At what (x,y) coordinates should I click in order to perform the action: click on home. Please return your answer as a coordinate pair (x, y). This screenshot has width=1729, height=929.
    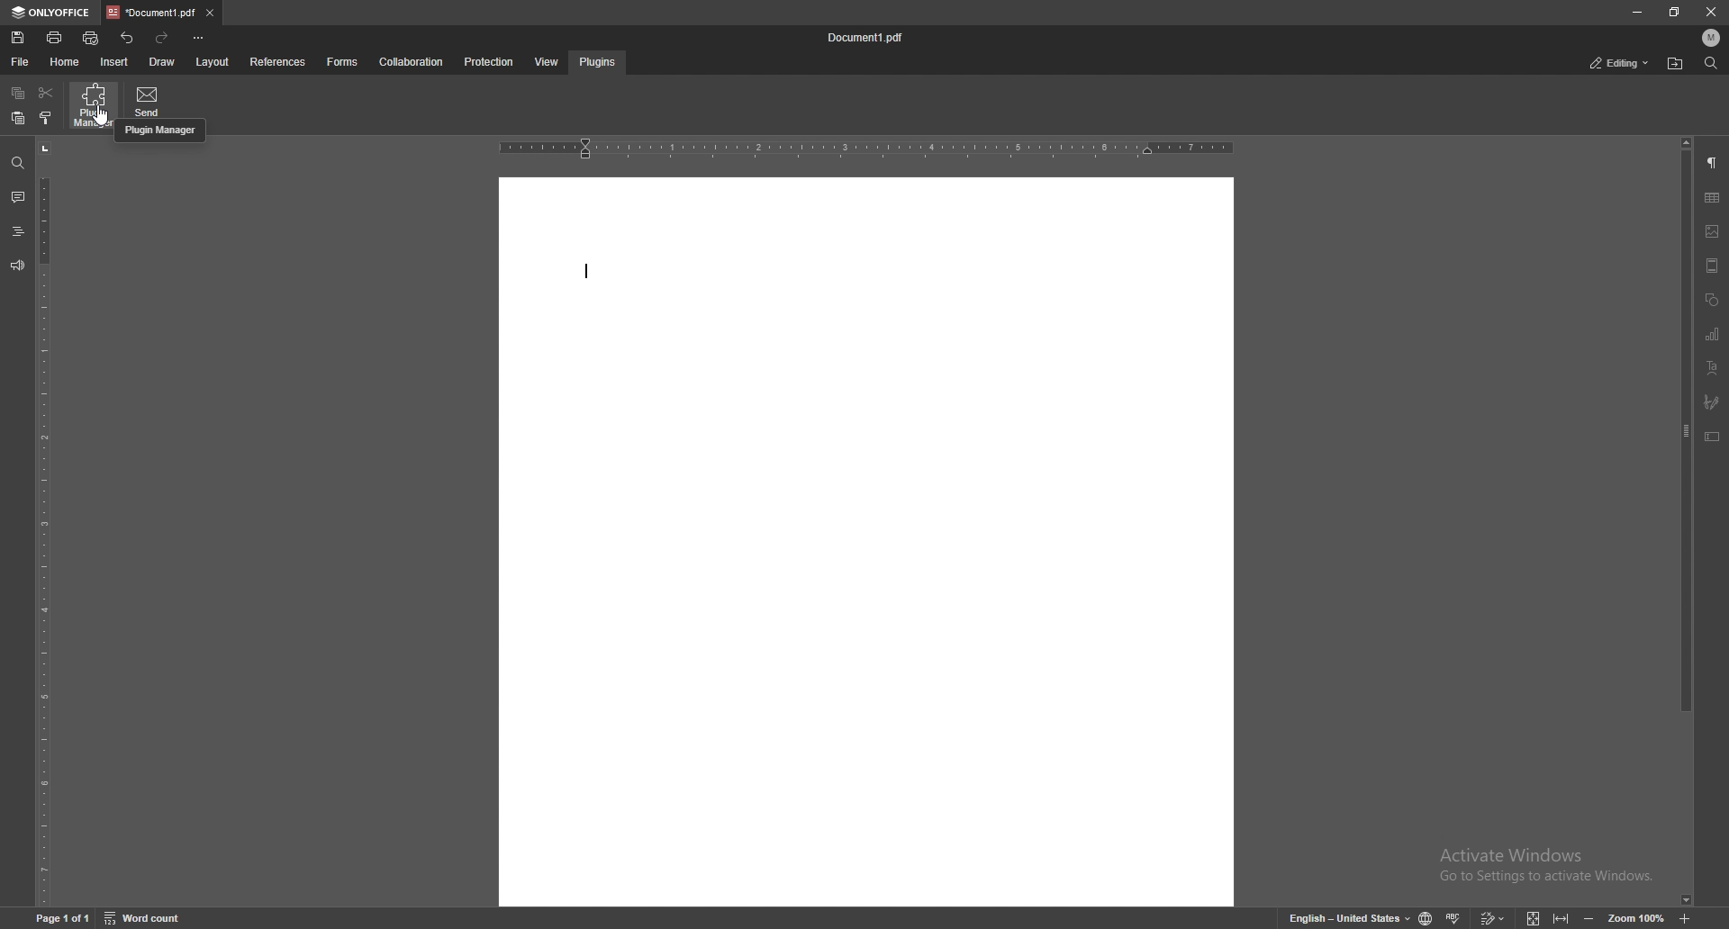
    Looking at the image, I should click on (65, 62).